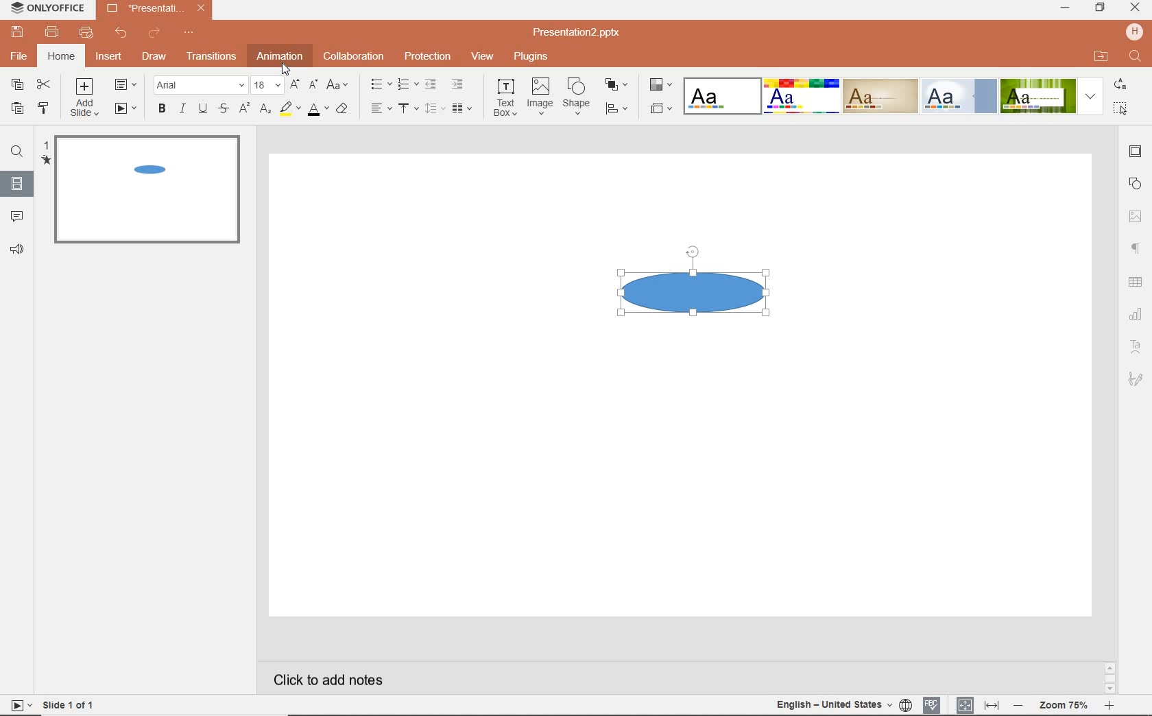  Describe the element at coordinates (506, 97) in the screenshot. I see `text box` at that location.